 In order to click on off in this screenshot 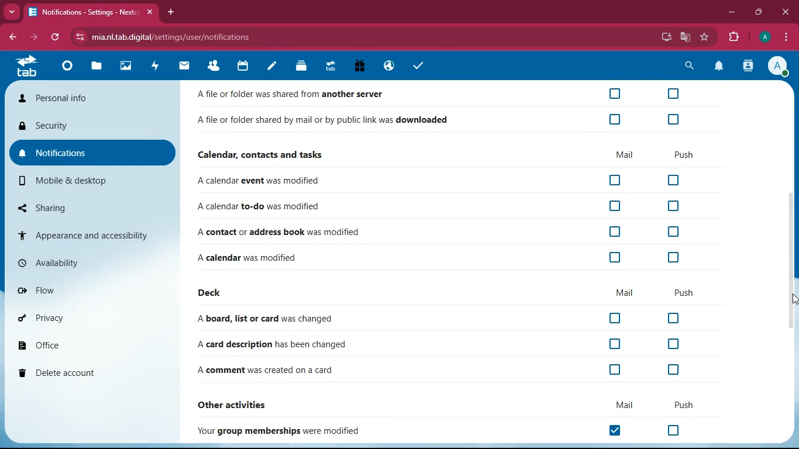, I will do `click(617, 318)`.